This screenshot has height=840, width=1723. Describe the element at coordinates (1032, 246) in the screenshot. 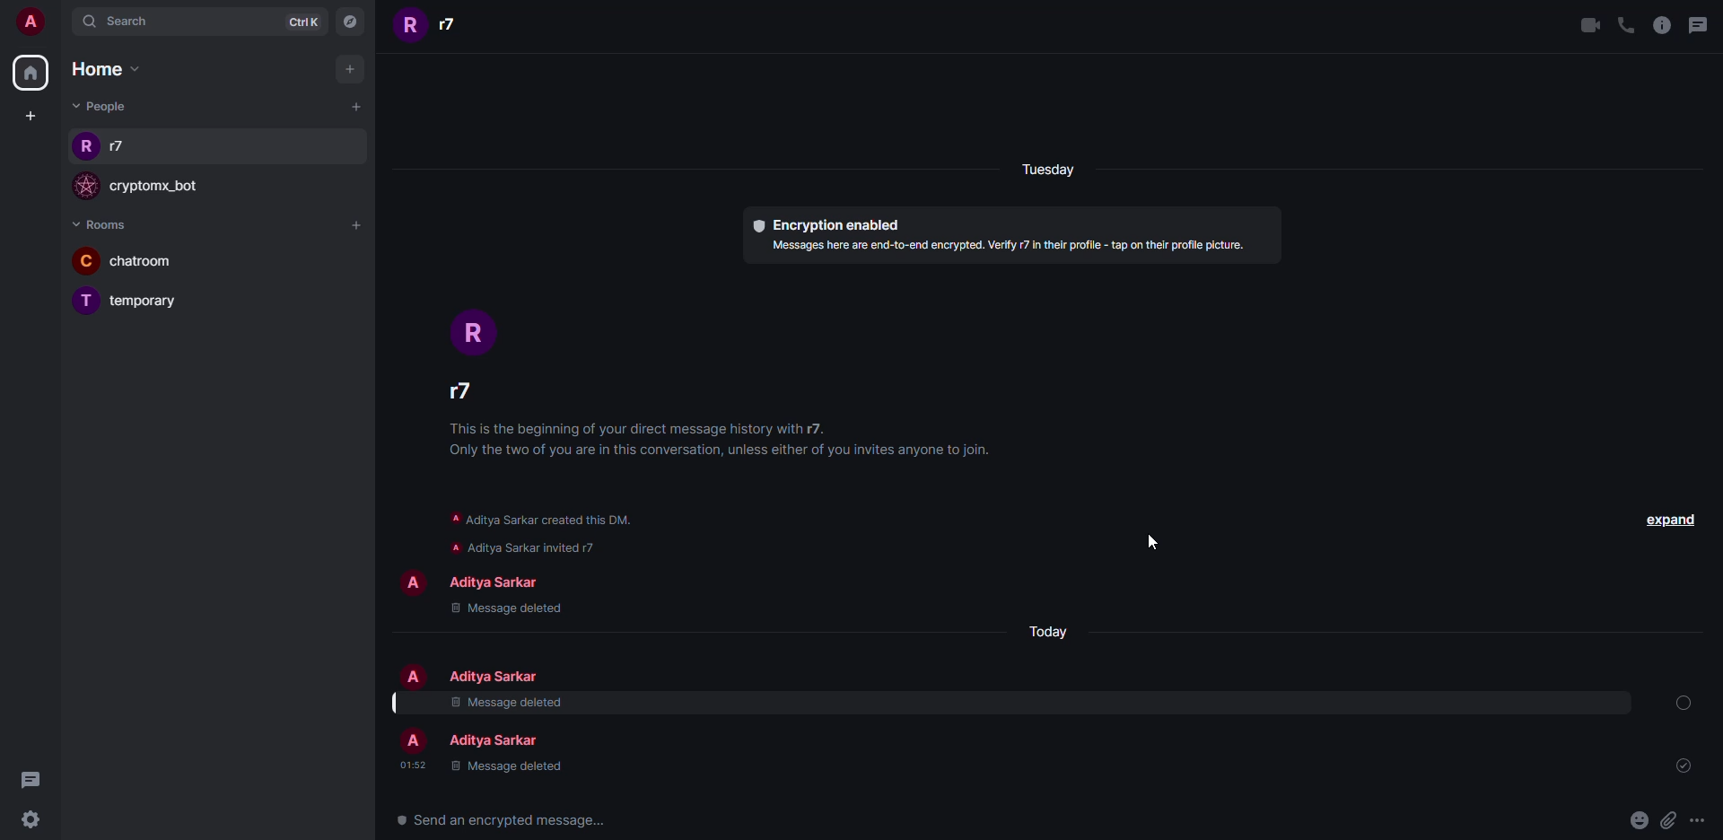

I see `info` at that location.